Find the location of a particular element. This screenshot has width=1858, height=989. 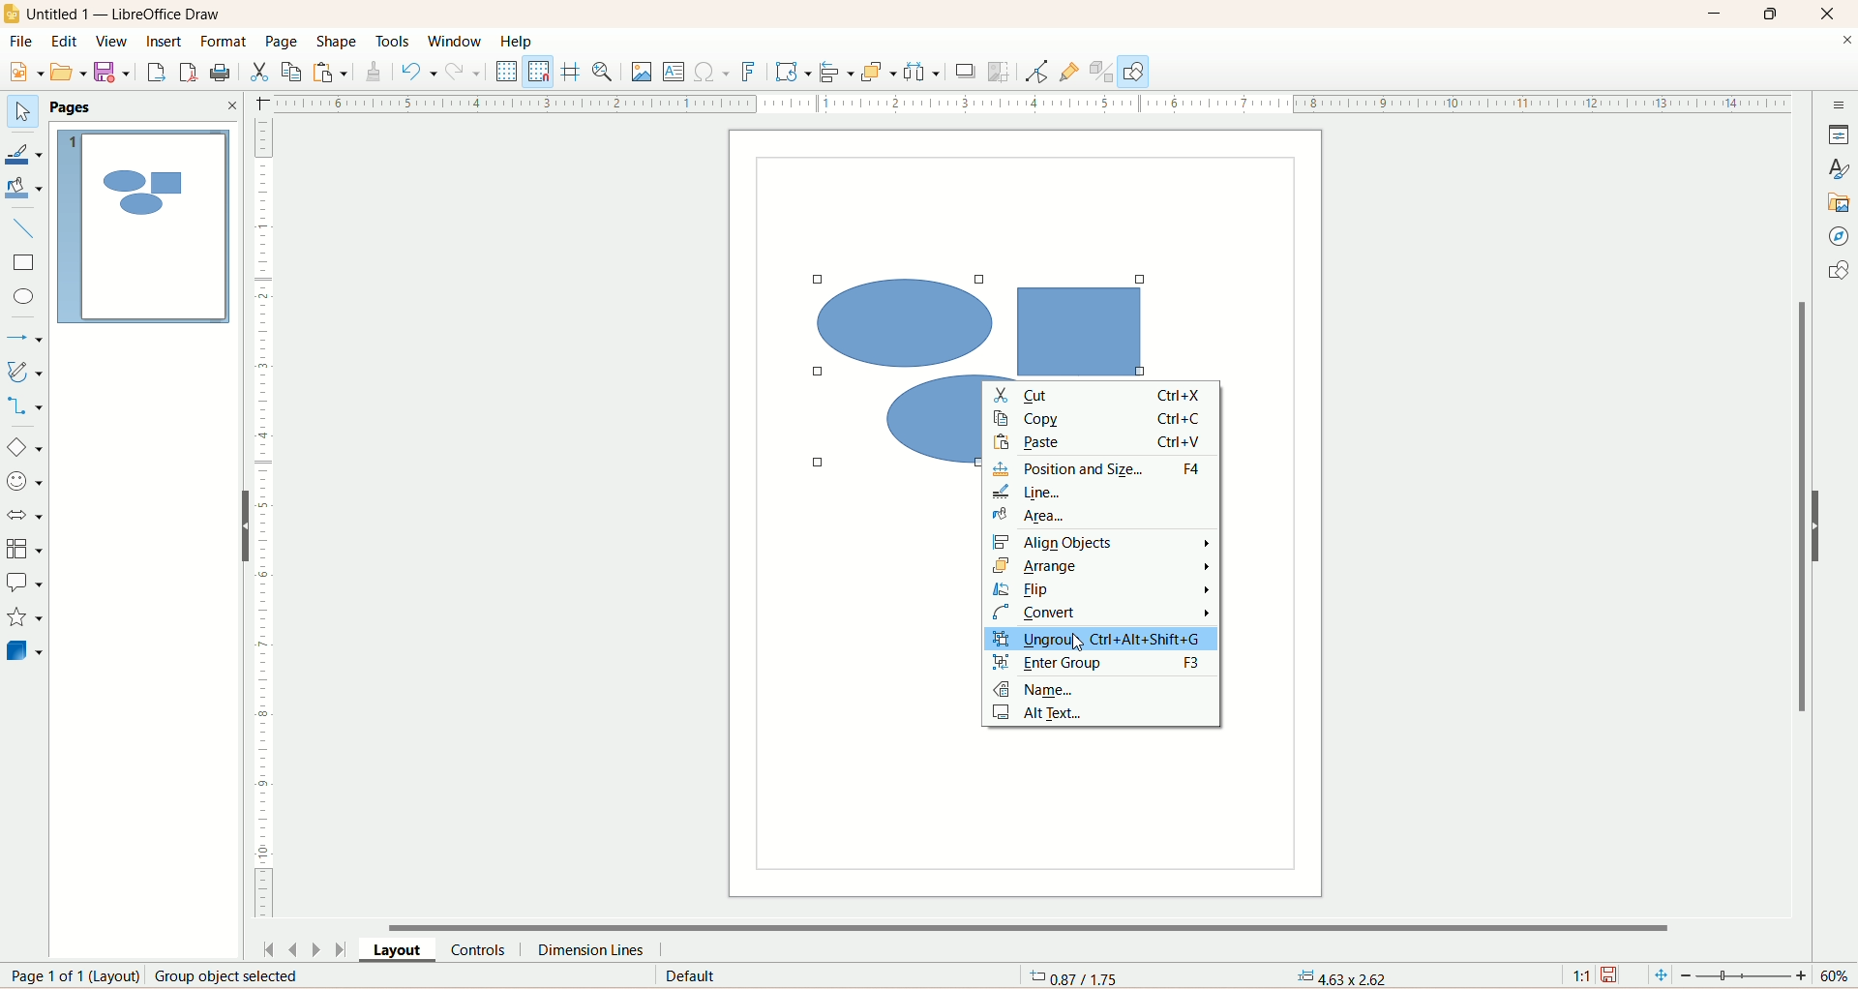

hide is located at coordinates (1816, 526).